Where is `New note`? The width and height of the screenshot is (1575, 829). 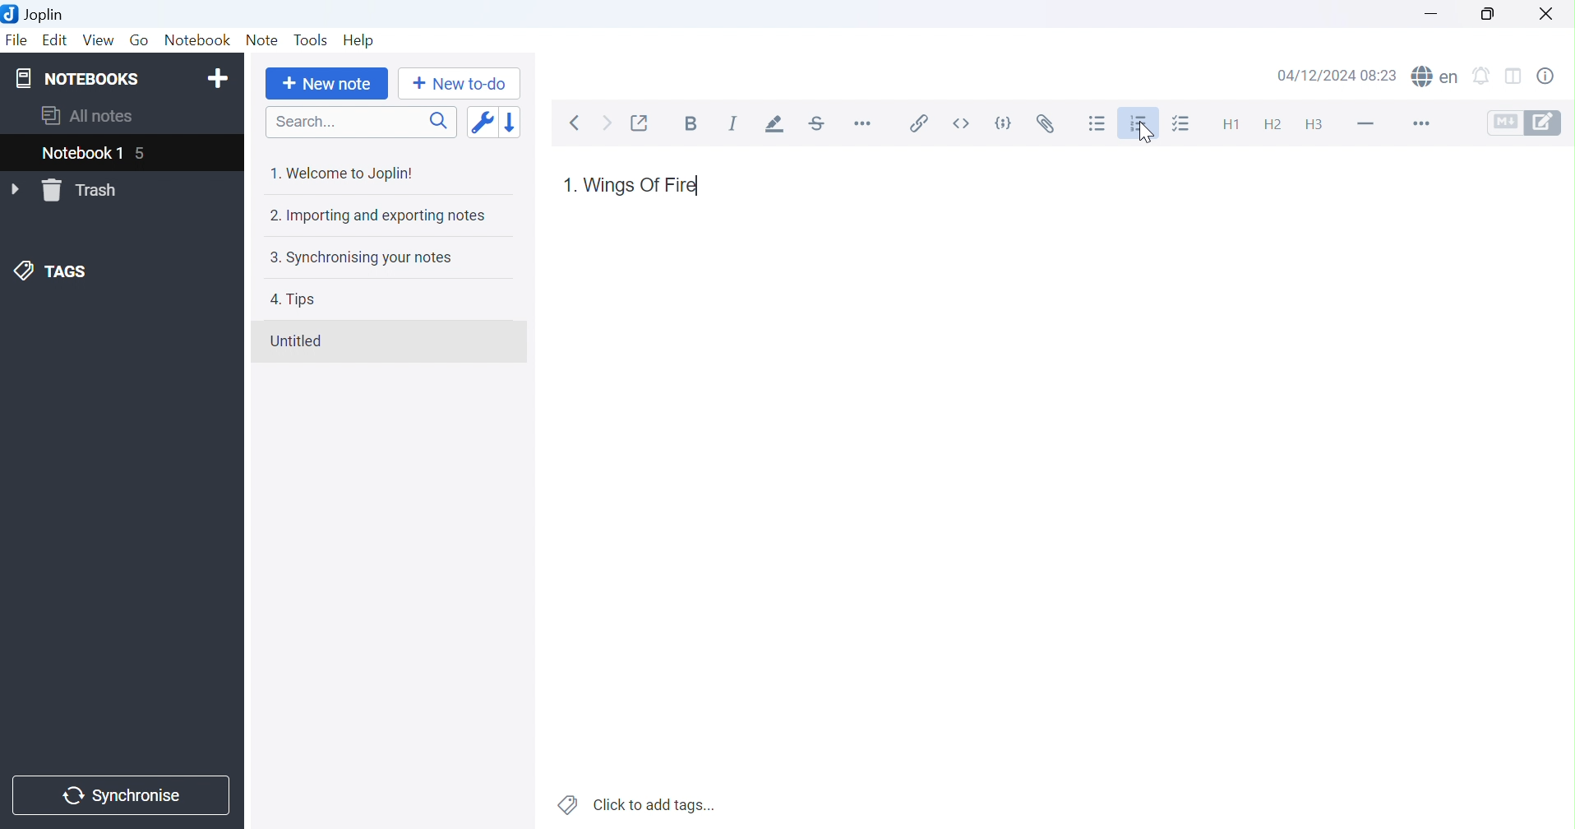
New note is located at coordinates (327, 85).